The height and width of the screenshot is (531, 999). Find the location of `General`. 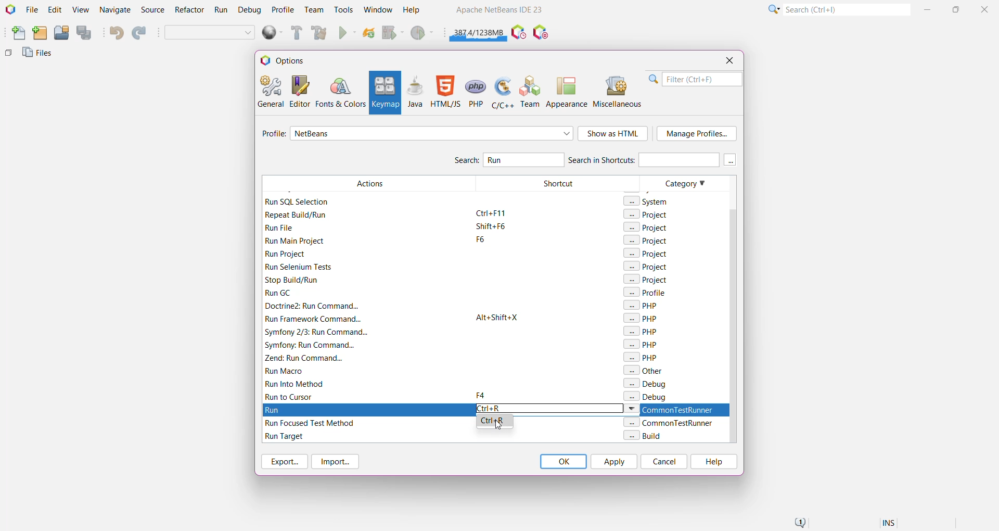

General is located at coordinates (270, 91).